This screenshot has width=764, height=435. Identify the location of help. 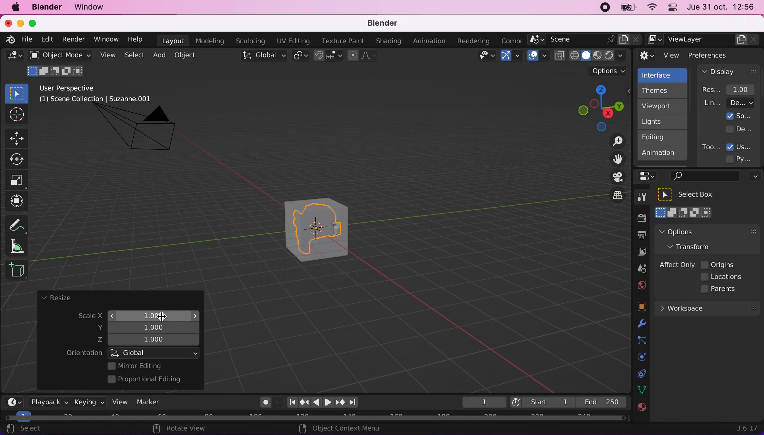
(136, 39).